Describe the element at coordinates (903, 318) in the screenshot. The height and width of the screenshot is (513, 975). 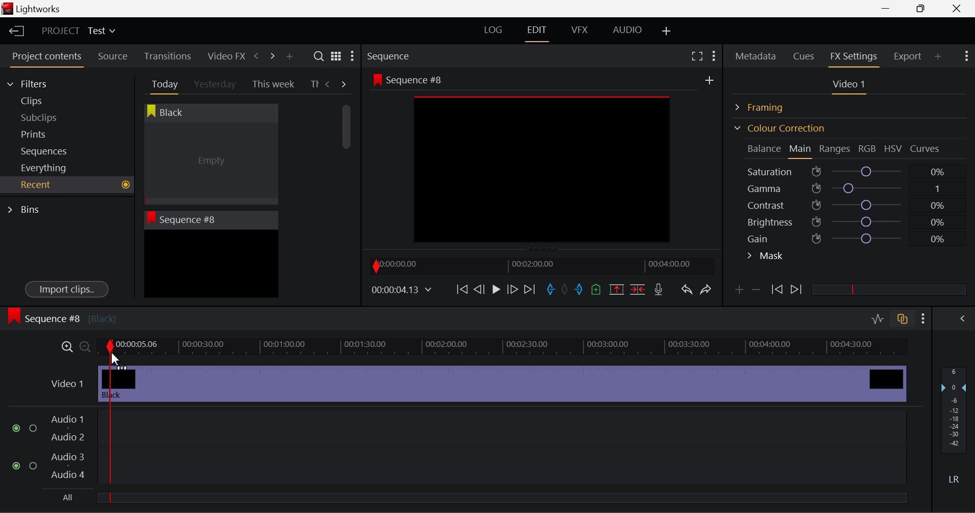
I see `Toggle audio track sync` at that location.